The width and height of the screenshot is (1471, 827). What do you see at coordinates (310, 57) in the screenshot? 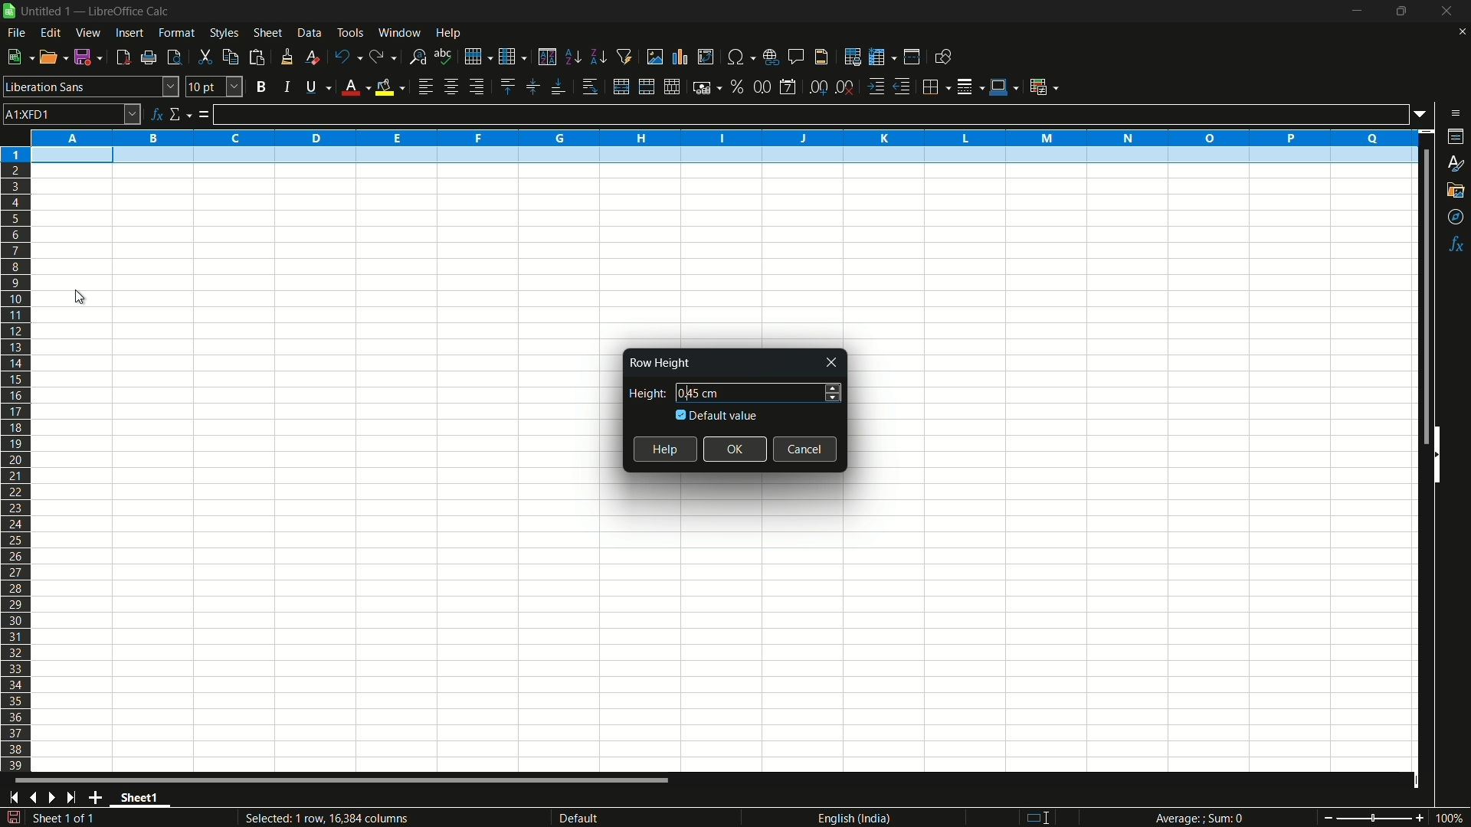
I see `clear direct formatting` at bounding box center [310, 57].